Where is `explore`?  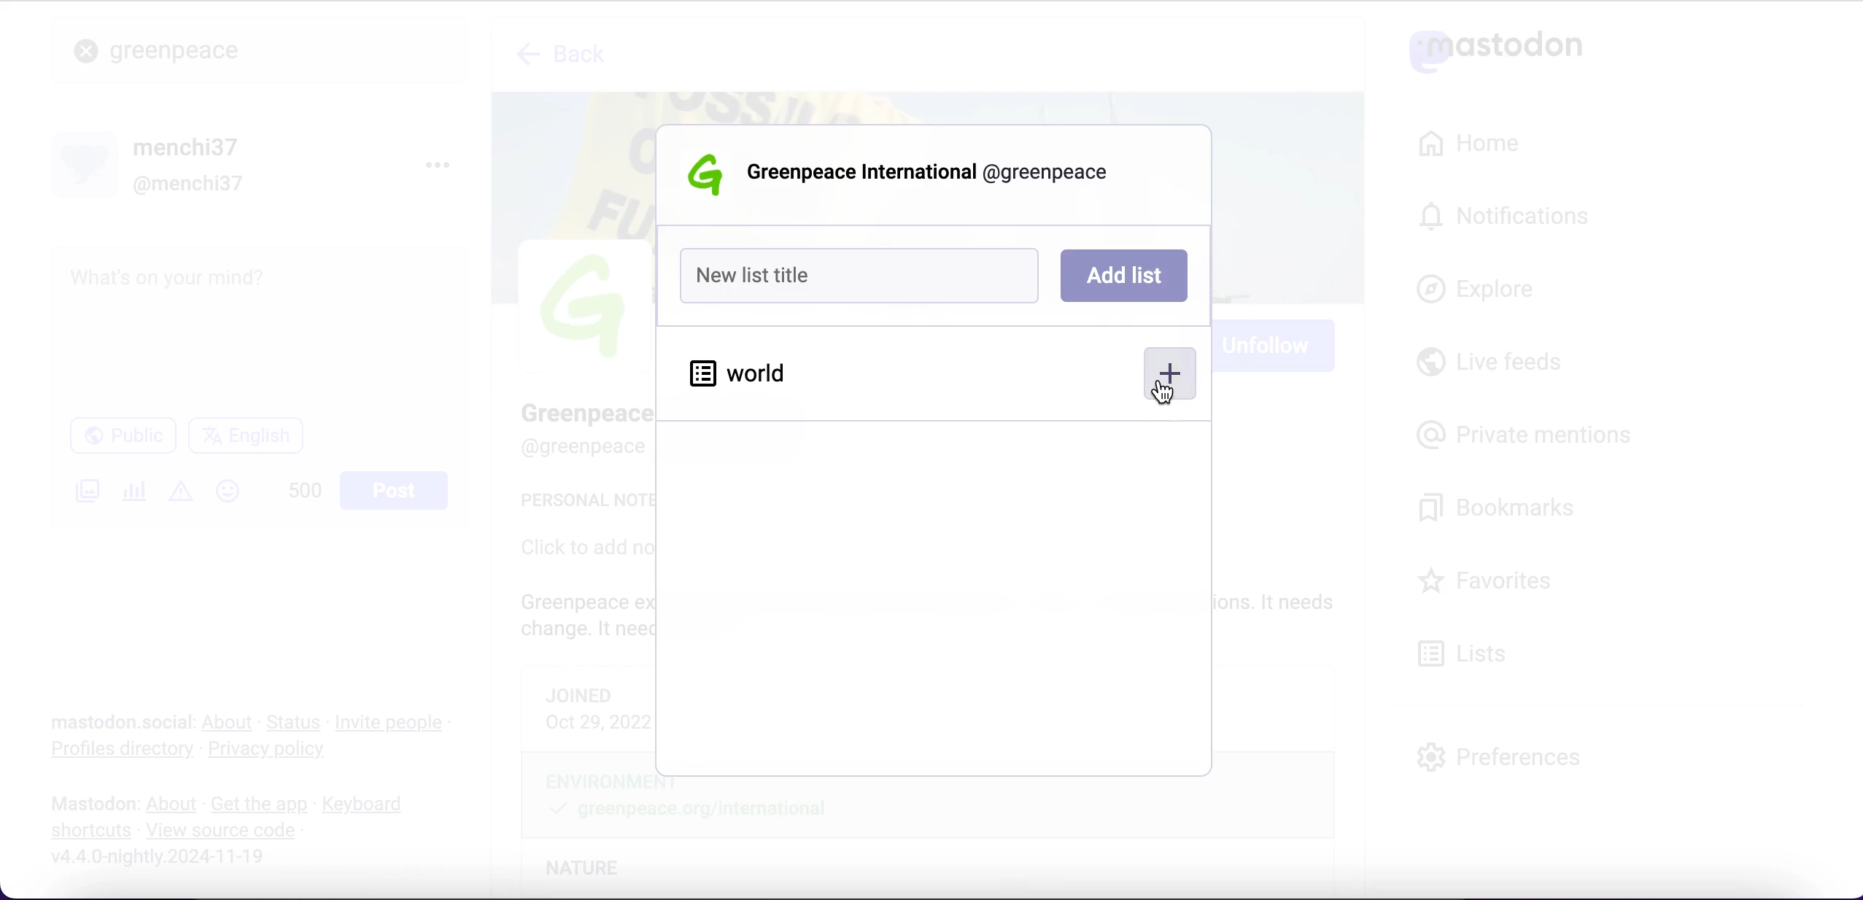 explore is located at coordinates (1490, 290).